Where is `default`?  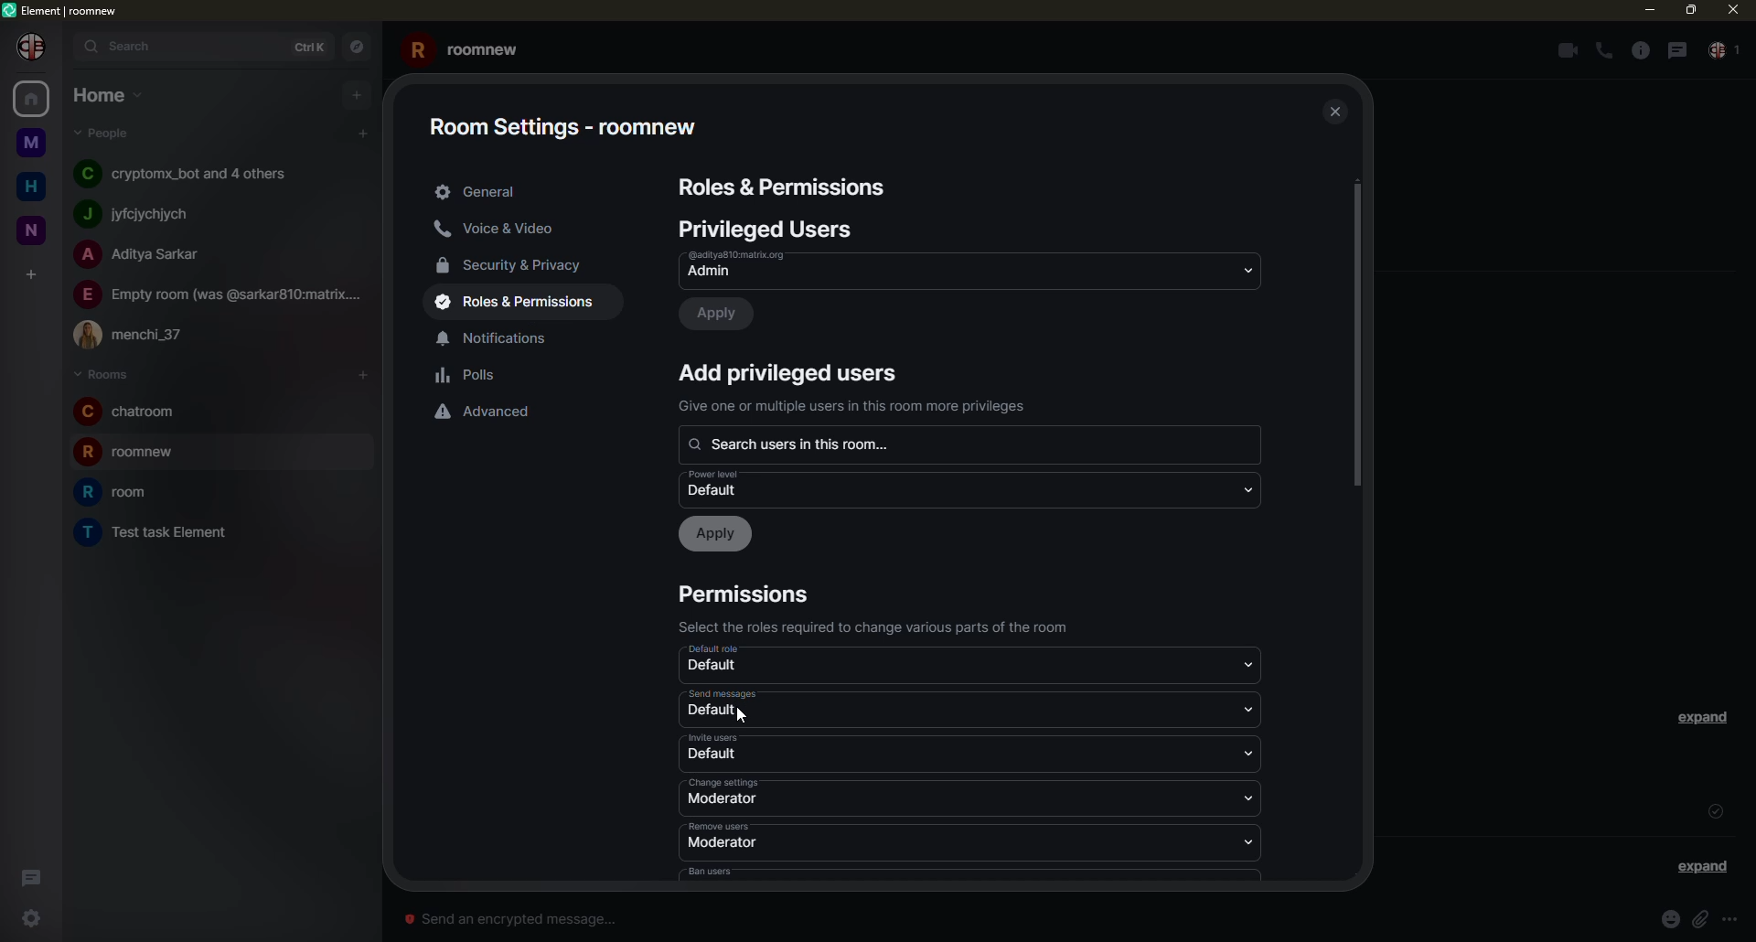 default is located at coordinates (715, 668).